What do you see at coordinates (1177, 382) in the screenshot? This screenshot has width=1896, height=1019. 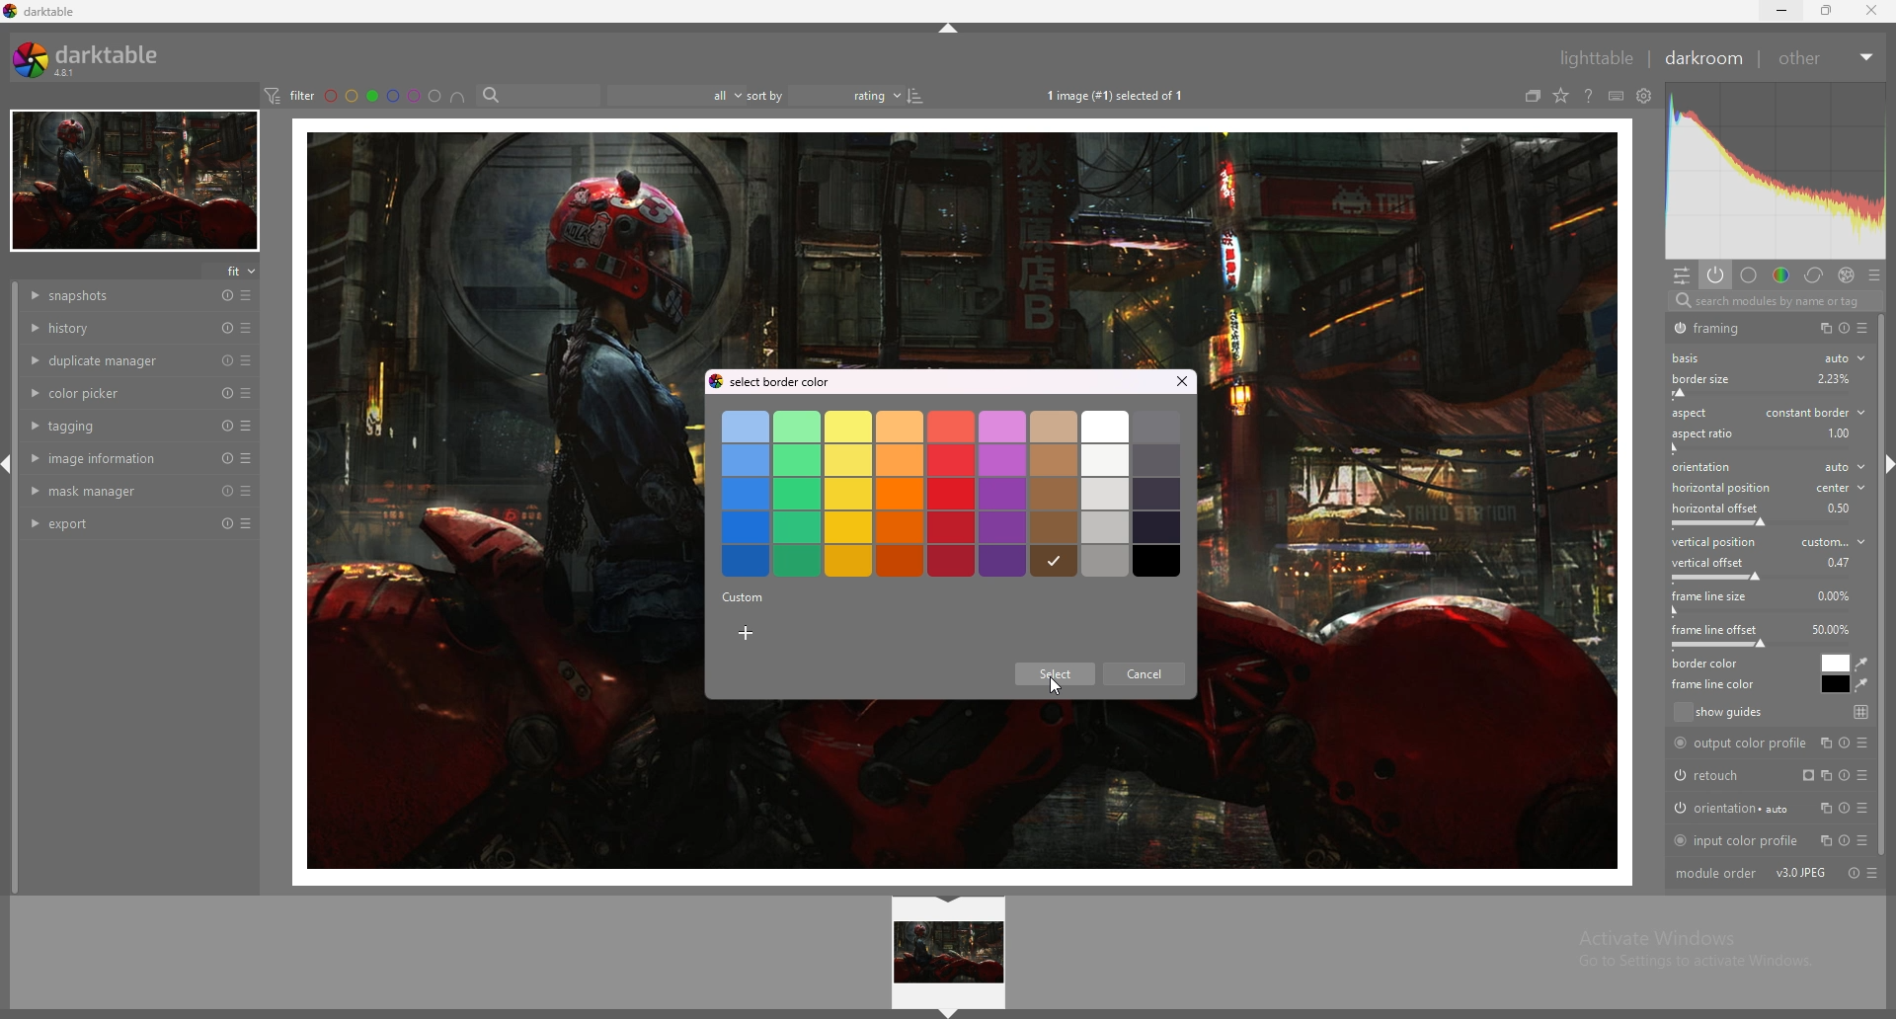 I see `close tab` at bounding box center [1177, 382].